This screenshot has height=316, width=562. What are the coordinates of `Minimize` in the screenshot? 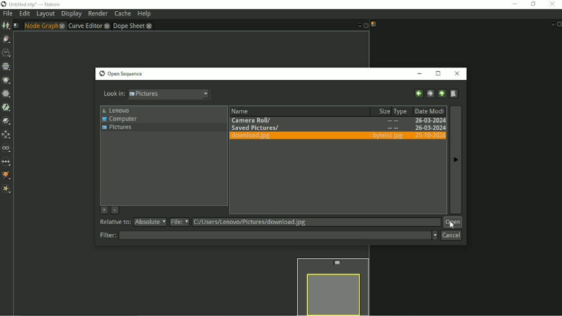 It's located at (421, 74).